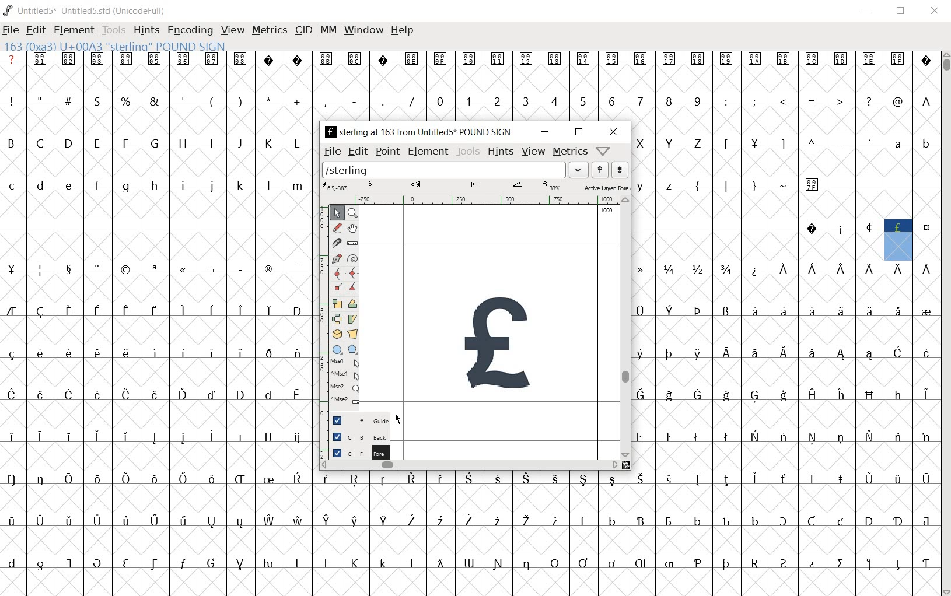 This screenshot has height=596, width=951. I want to click on 1000, so click(606, 211).